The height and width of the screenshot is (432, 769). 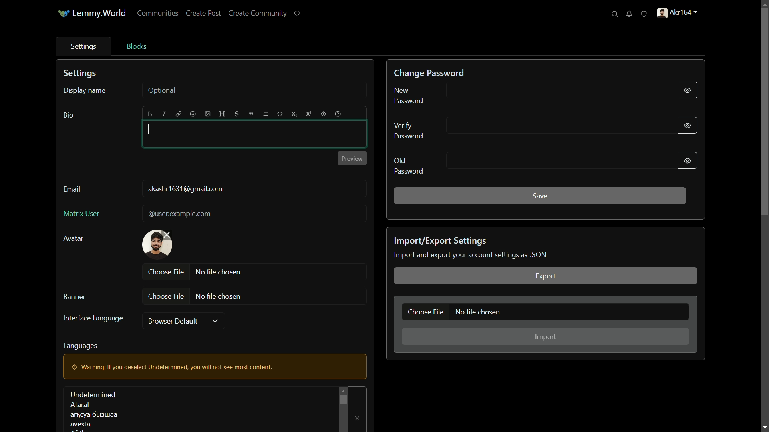 I want to click on show/hide, so click(x=688, y=161).